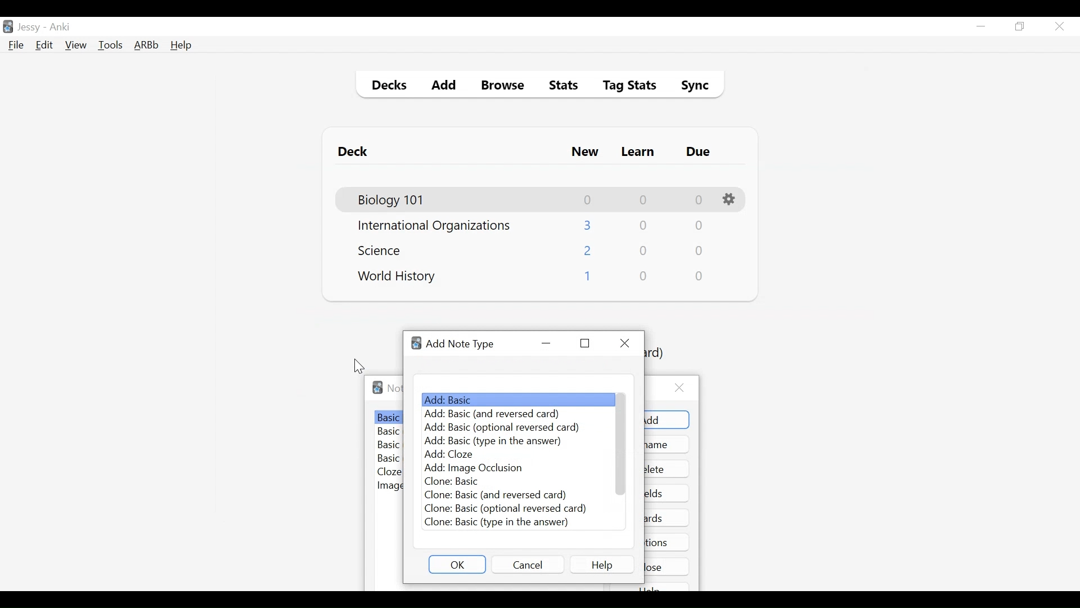 The image size is (1080, 608). What do you see at coordinates (8, 27) in the screenshot?
I see `Anki Desktop icon` at bounding box center [8, 27].